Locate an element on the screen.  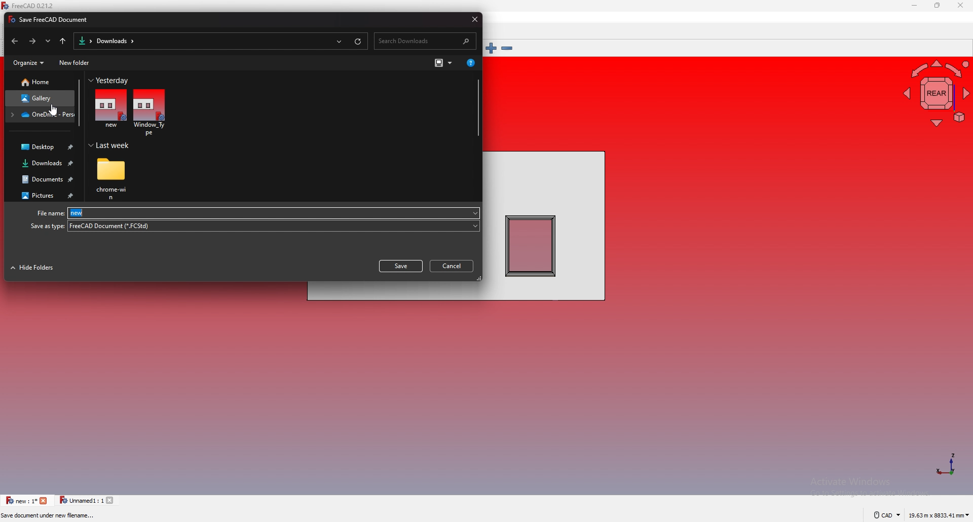
file name is located at coordinates (274, 213).